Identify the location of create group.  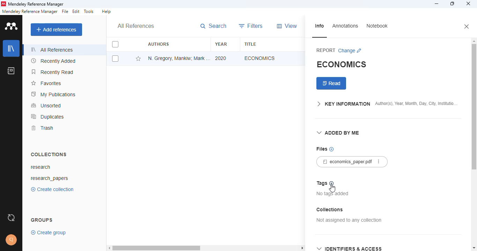
(49, 233).